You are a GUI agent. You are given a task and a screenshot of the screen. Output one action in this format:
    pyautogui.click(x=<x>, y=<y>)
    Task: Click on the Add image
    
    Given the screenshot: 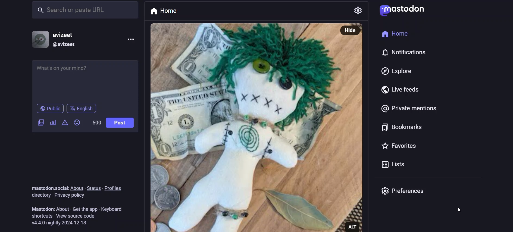 What is the action you would take?
    pyautogui.click(x=40, y=122)
    